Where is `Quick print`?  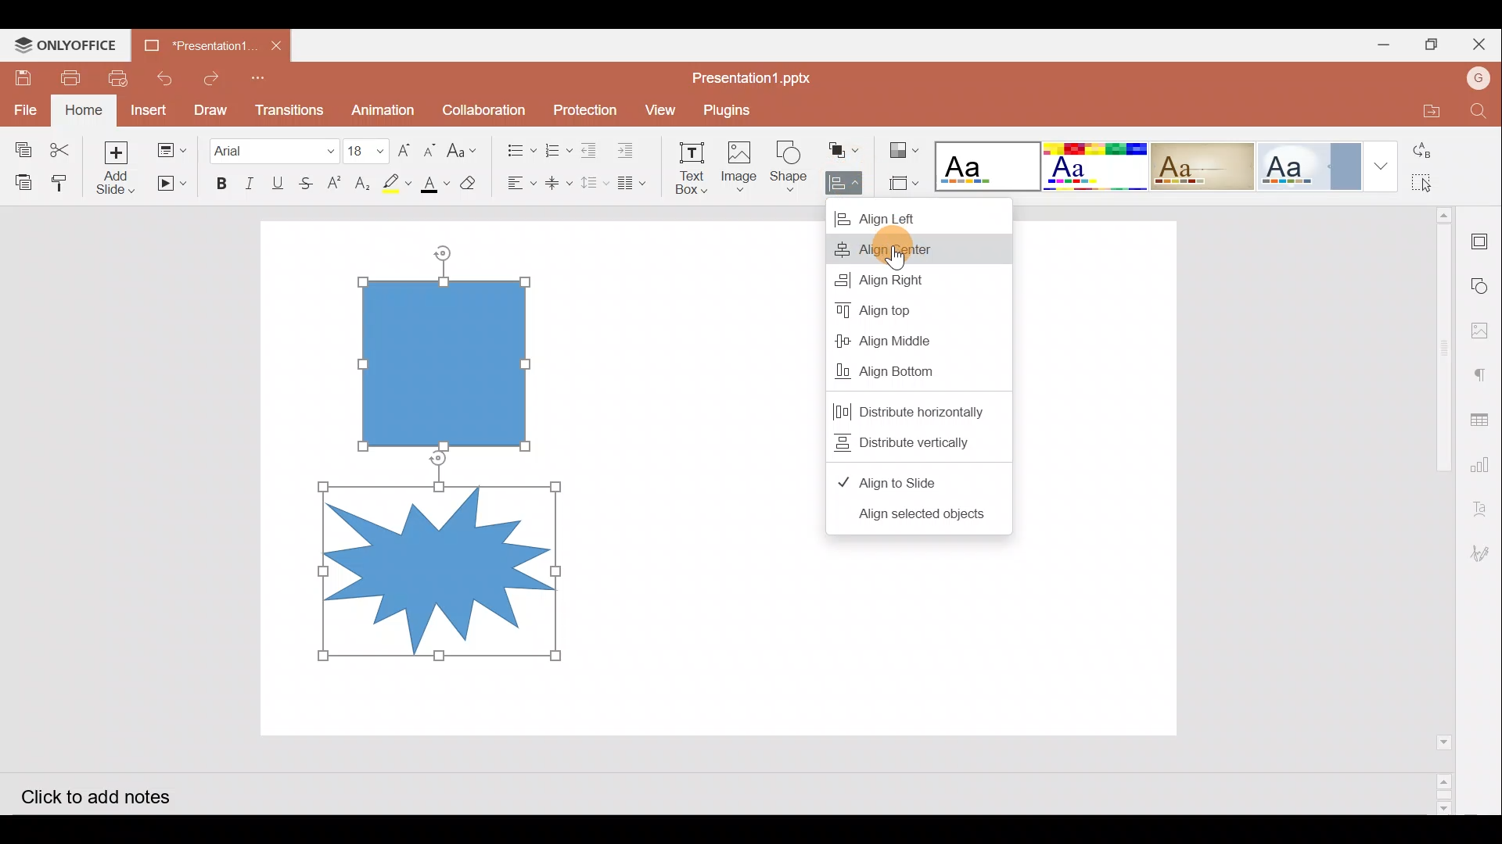
Quick print is located at coordinates (121, 75).